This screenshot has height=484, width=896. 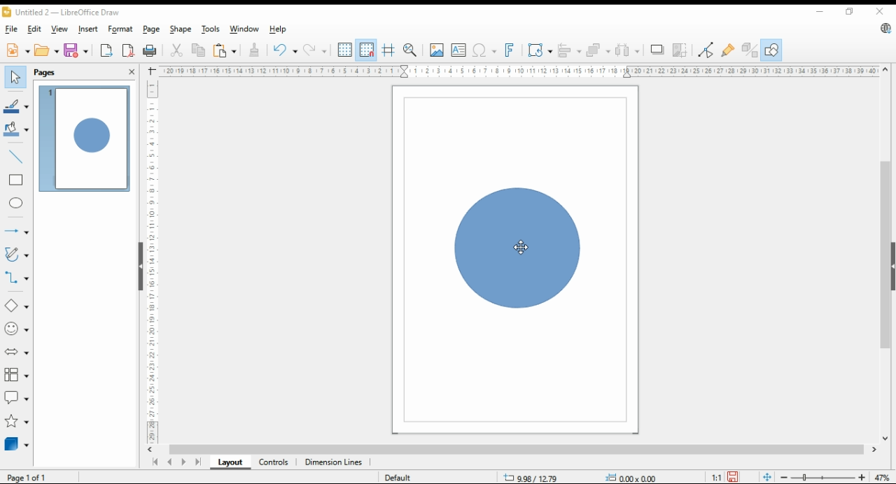 What do you see at coordinates (86, 139) in the screenshot?
I see `page 1` at bounding box center [86, 139].